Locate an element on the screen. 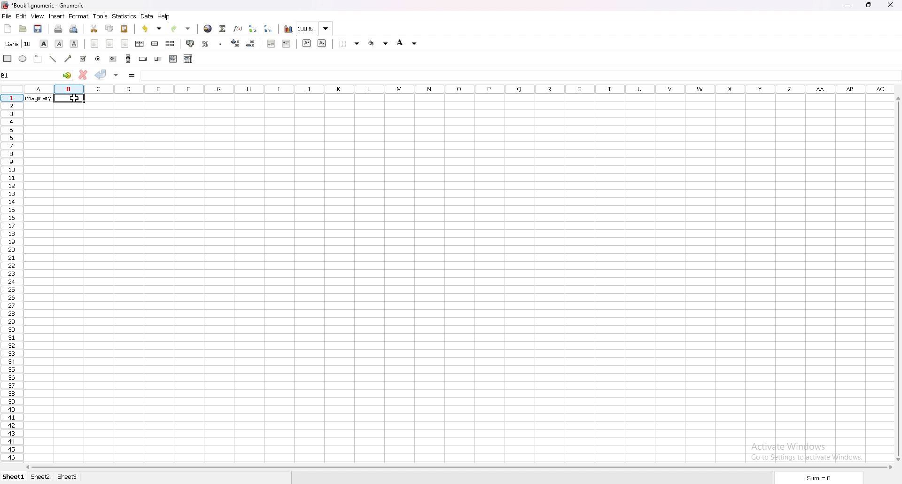 The image size is (902, 484). file name is located at coordinates (43, 6).